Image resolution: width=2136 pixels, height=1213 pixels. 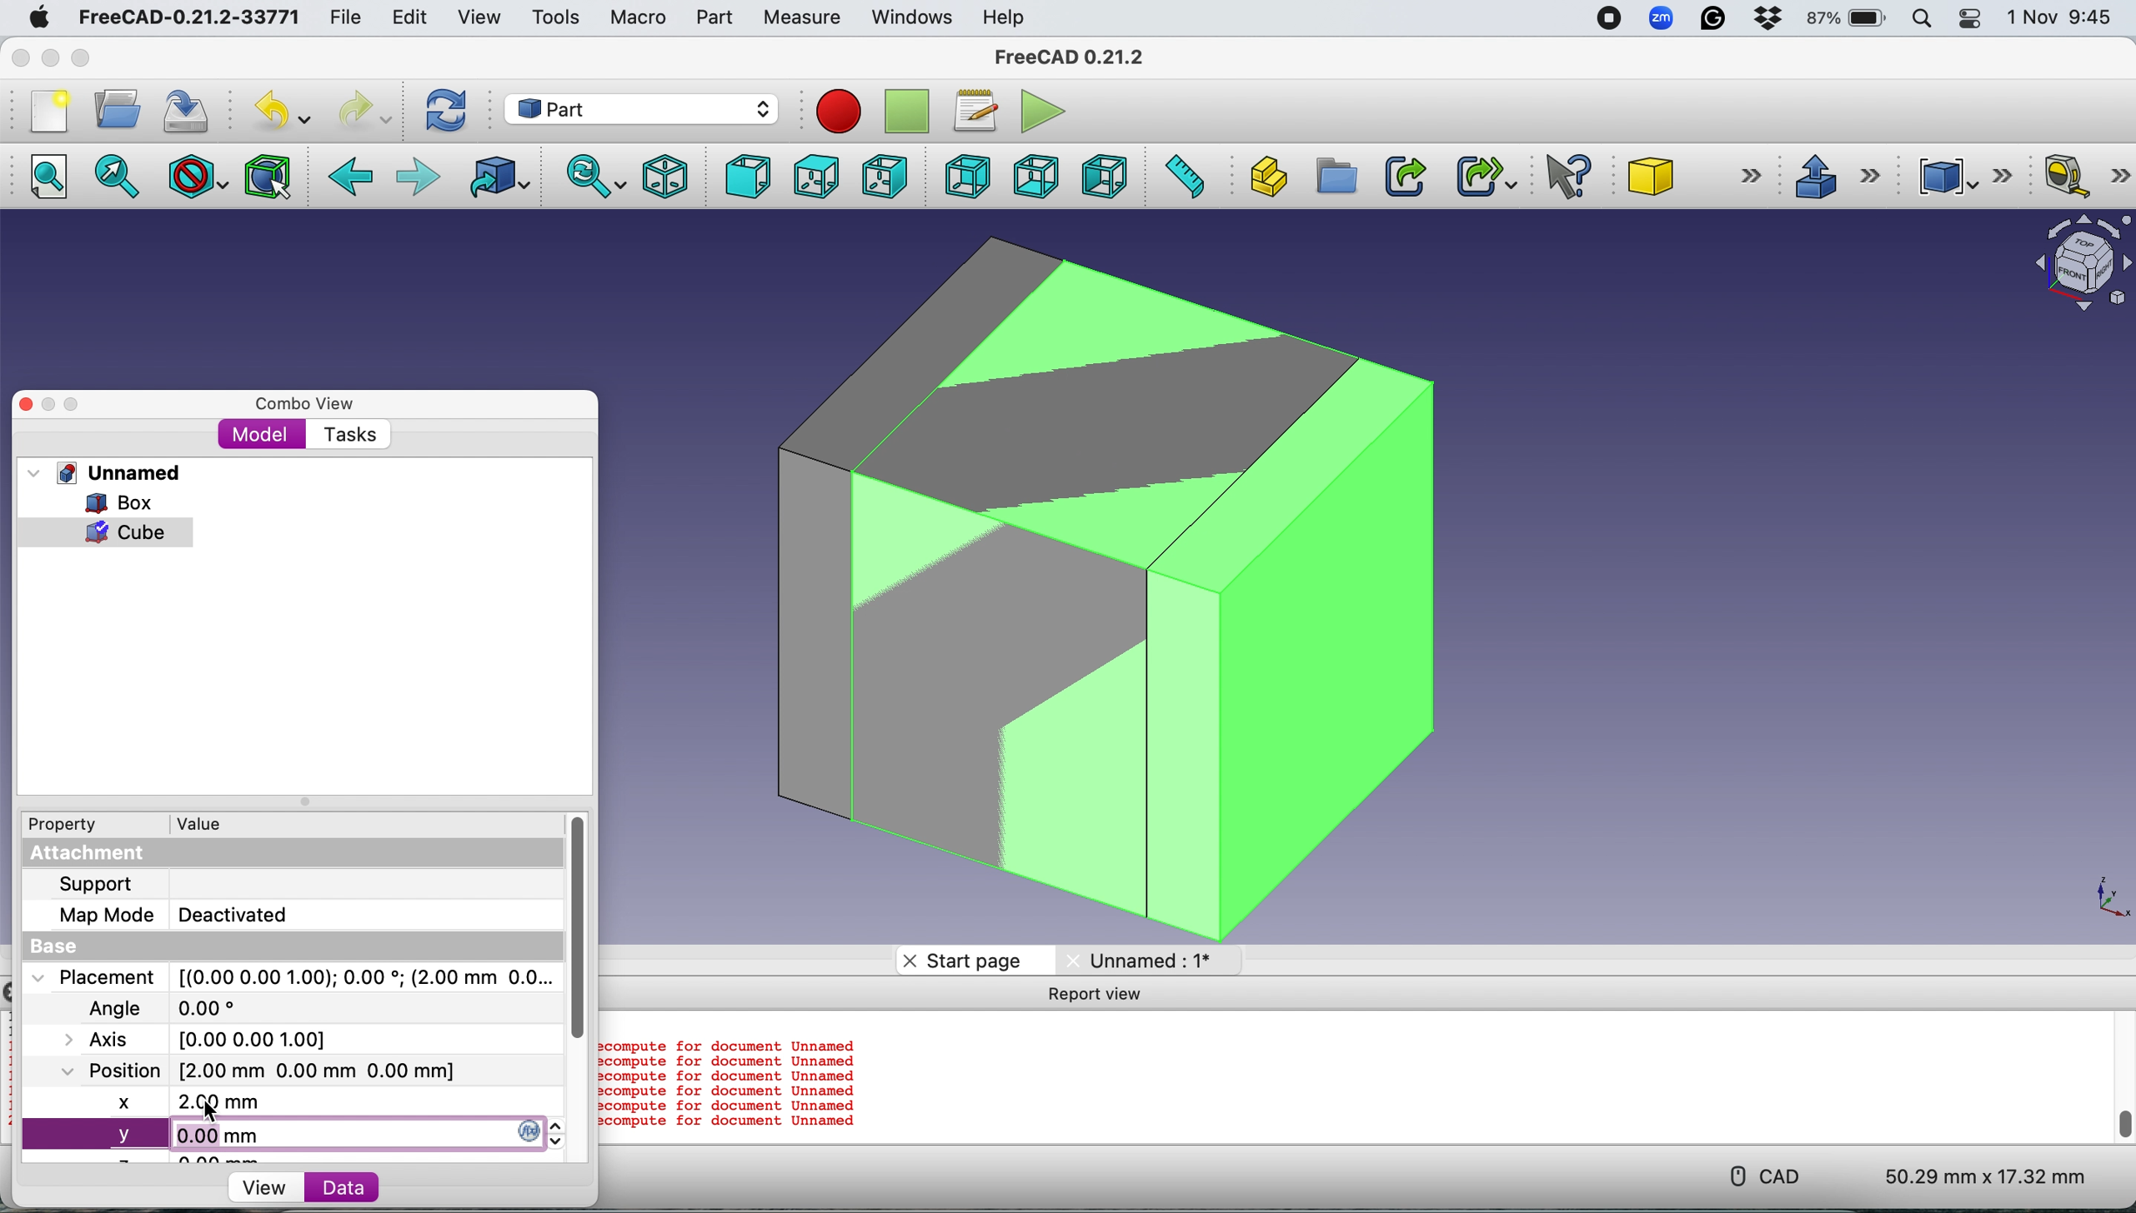 I want to click on minimise, so click(x=50, y=57).